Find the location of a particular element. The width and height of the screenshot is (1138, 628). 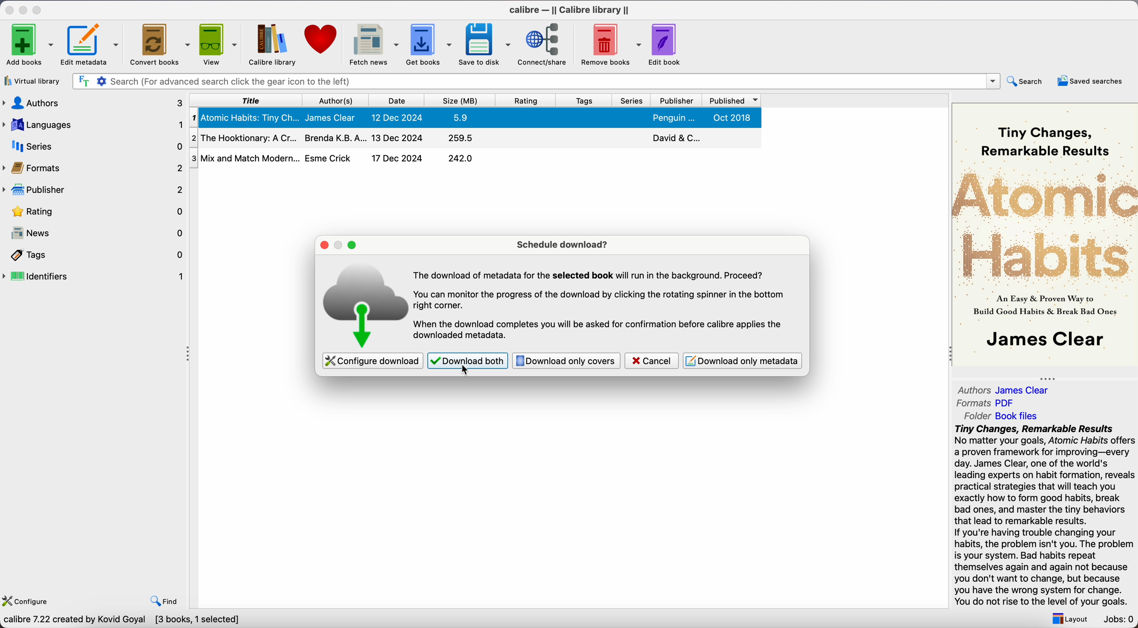

Penguin... is located at coordinates (673, 118).